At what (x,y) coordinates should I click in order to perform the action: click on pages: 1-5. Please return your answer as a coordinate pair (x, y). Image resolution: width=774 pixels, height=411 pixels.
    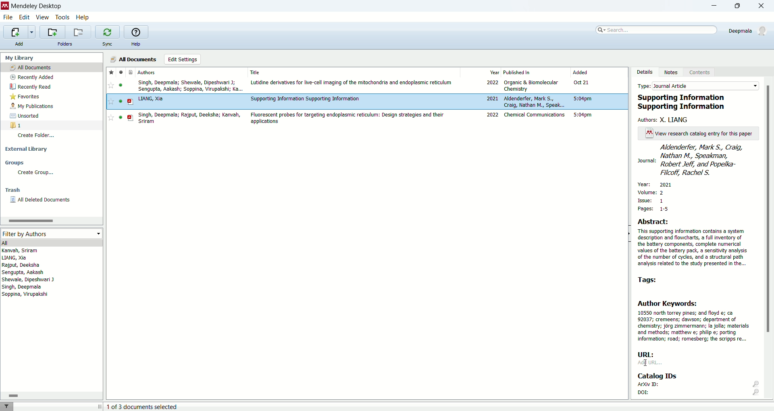
    Looking at the image, I should click on (651, 209).